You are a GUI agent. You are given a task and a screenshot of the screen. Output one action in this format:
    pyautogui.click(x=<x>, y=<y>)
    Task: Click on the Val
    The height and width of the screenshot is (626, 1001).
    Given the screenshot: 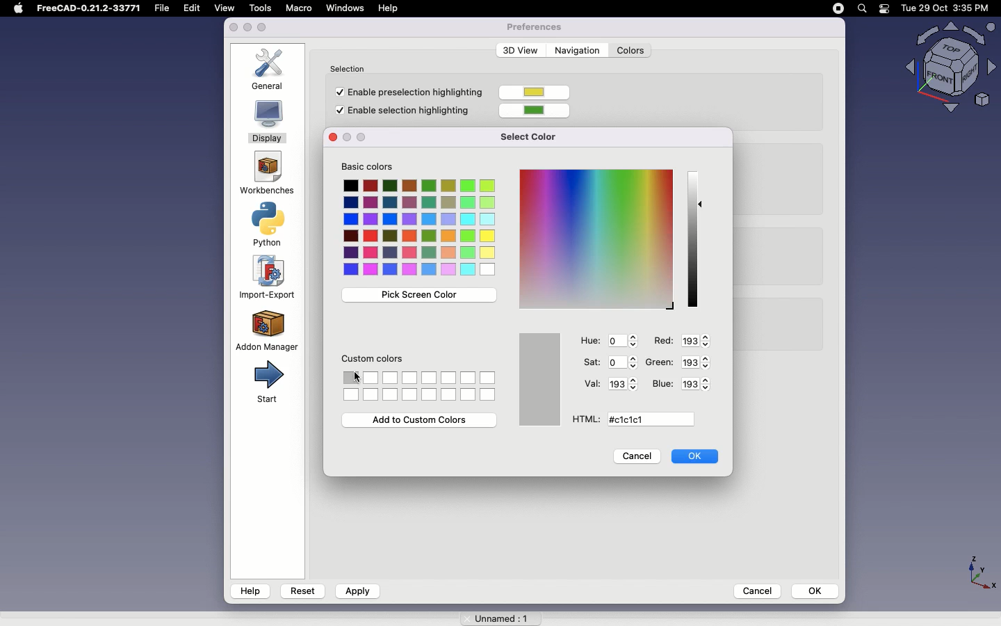 What is the action you would take?
    pyautogui.click(x=592, y=383)
    